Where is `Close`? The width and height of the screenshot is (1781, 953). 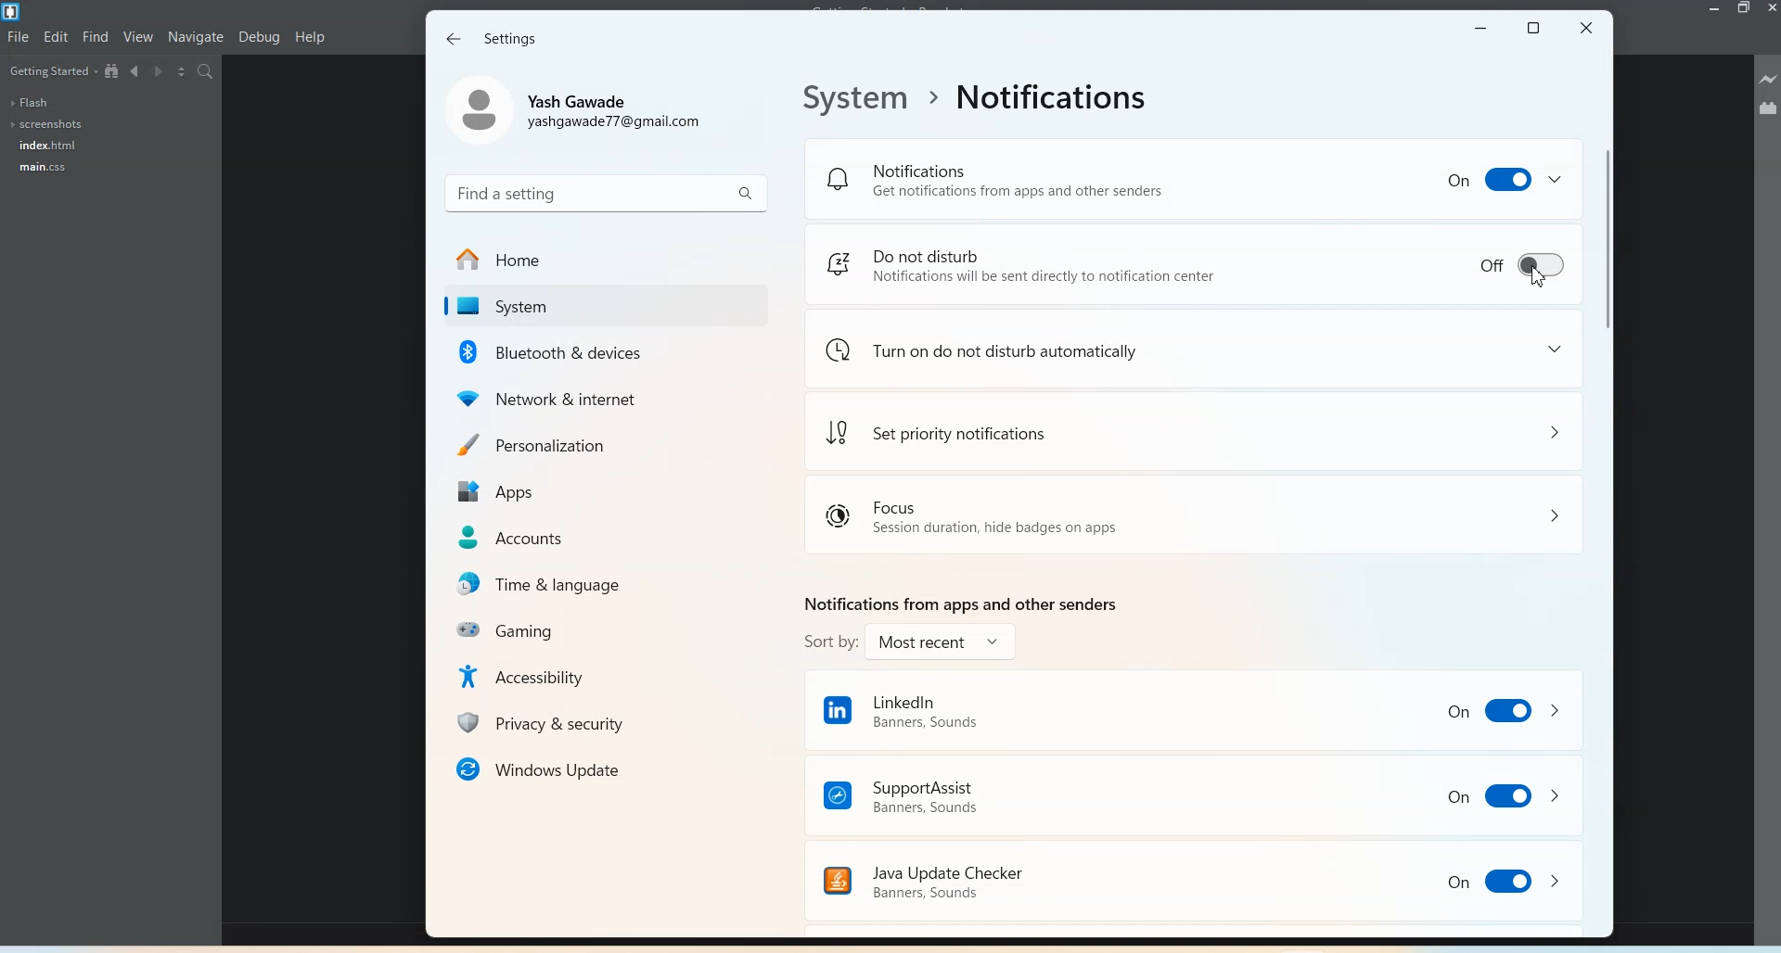
Close is located at coordinates (1770, 9).